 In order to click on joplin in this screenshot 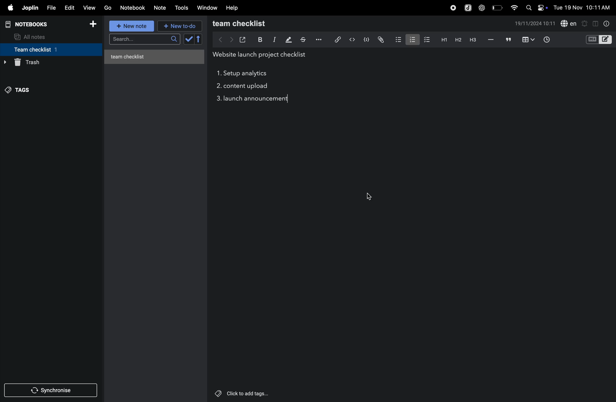, I will do `click(31, 8)`.